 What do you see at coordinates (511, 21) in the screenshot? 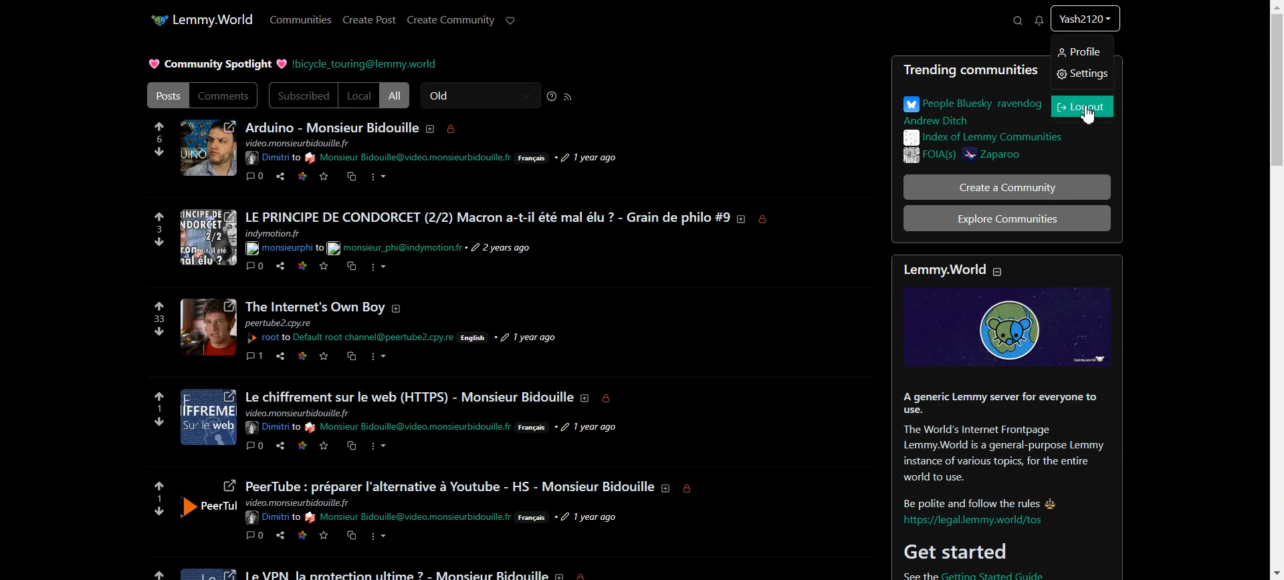
I see `Support Lemmy` at bounding box center [511, 21].